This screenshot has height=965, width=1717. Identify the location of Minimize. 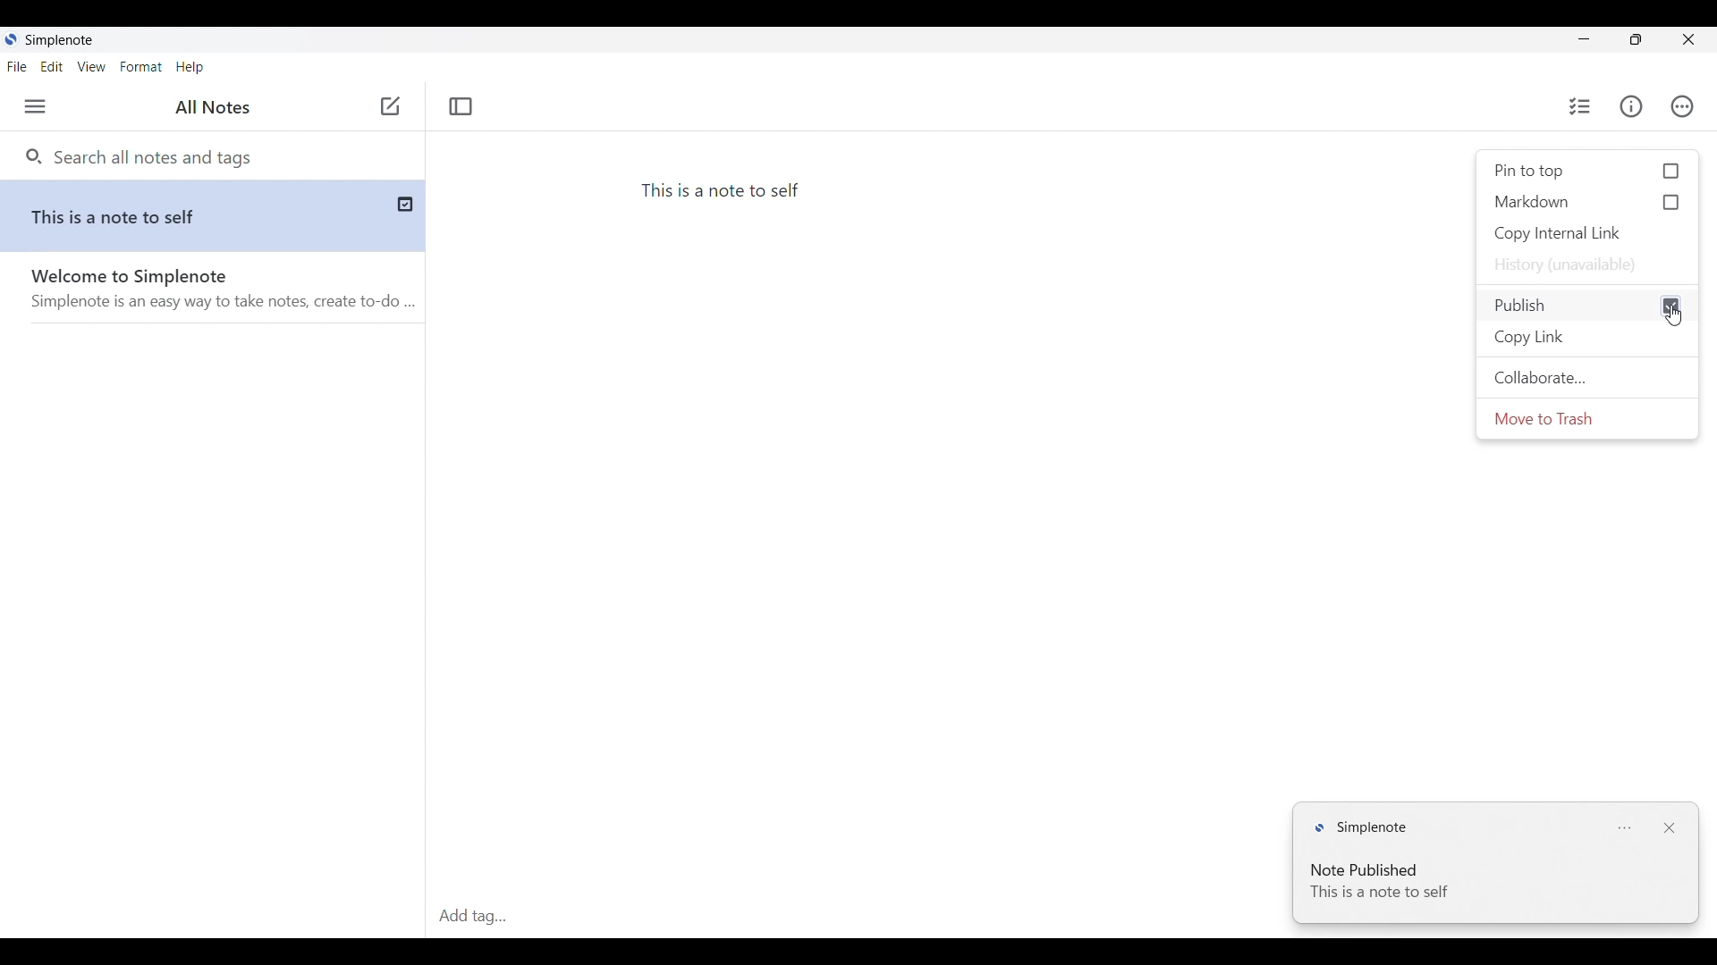
(1585, 39).